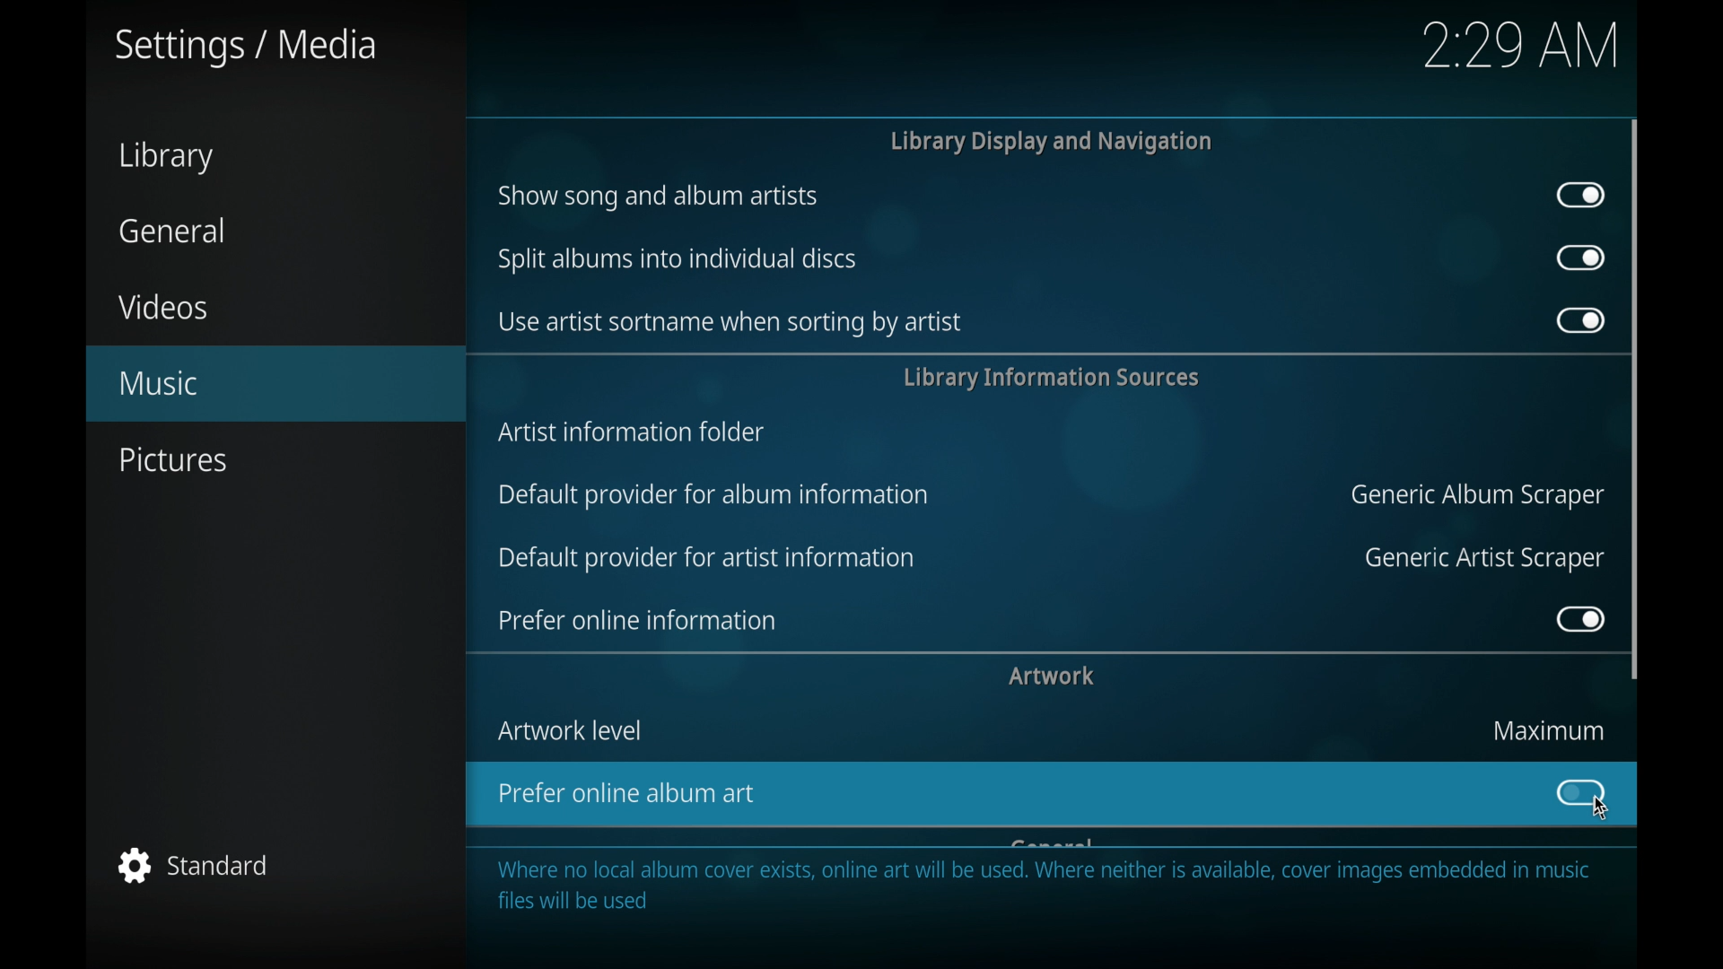 Image resolution: width=1723 pixels, height=969 pixels. I want to click on artist information folder, so click(631, 432).